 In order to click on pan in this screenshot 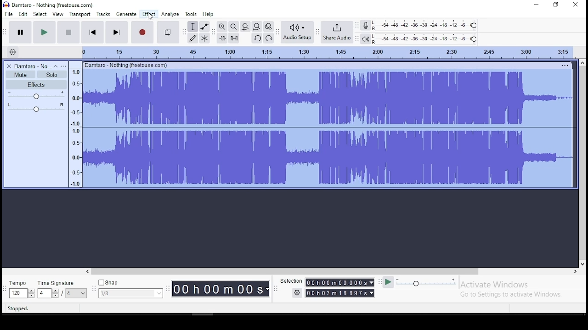, I will do `click(36, 107)`.